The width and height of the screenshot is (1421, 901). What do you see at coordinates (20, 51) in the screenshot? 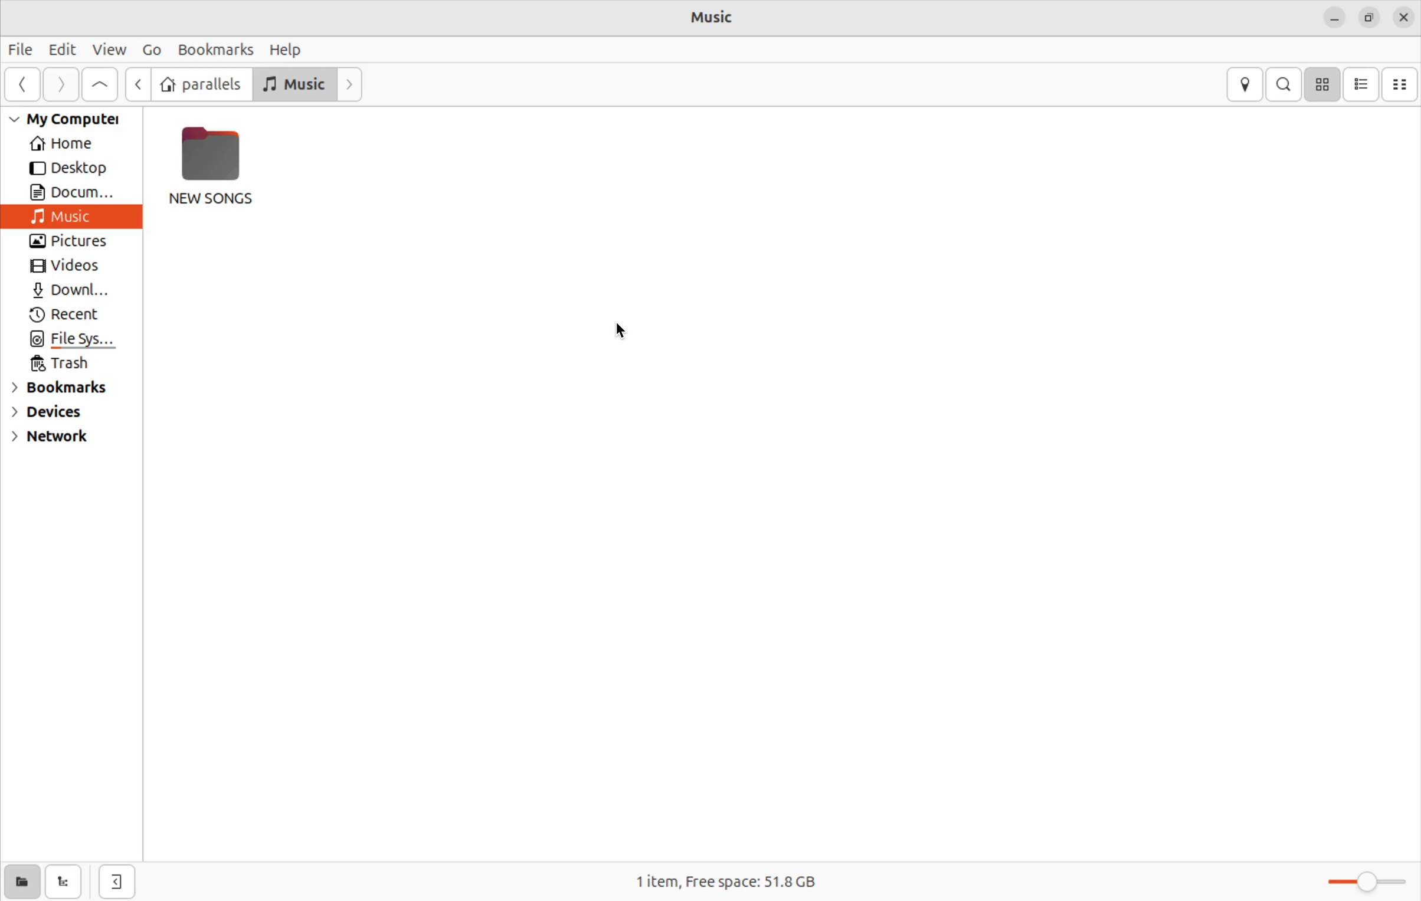
I see `File` at bounding box center [20, 51].